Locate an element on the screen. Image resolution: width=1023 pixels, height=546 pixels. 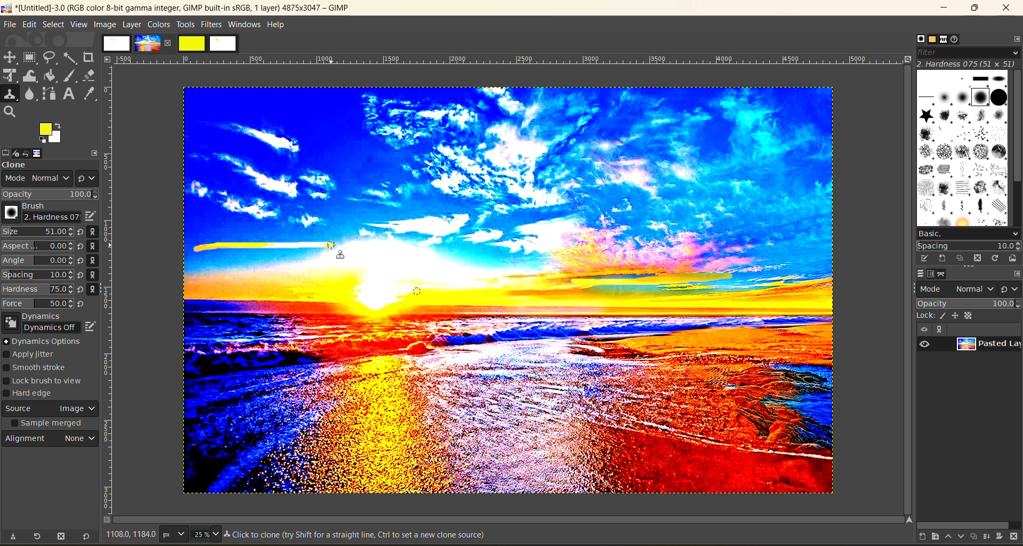
[Hardness 75.0 is located at coordinates (37, 288).